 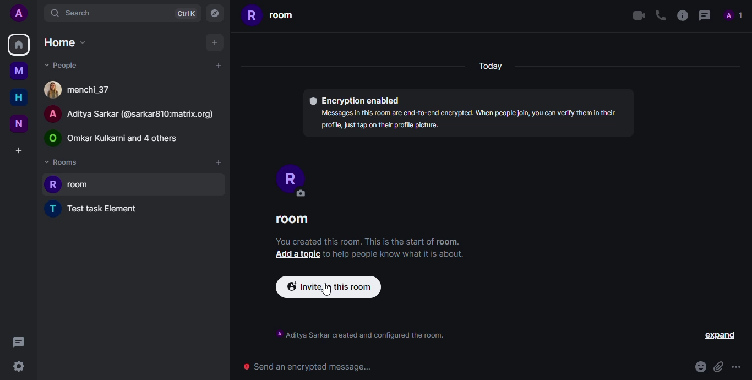 I want to click on emoji, so click(x=700, y=367).